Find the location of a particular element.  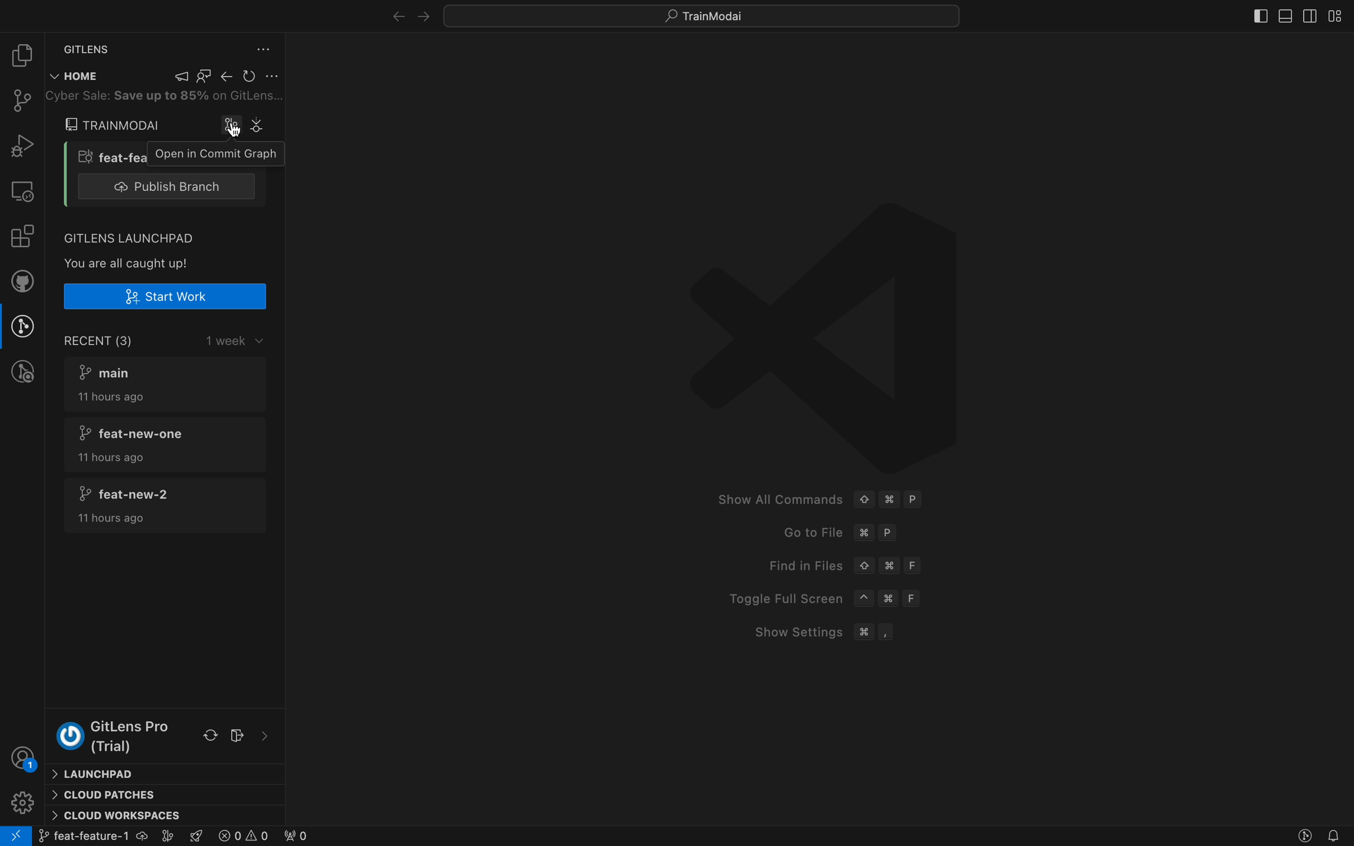

launchpad is located at coordinates (165, 773).